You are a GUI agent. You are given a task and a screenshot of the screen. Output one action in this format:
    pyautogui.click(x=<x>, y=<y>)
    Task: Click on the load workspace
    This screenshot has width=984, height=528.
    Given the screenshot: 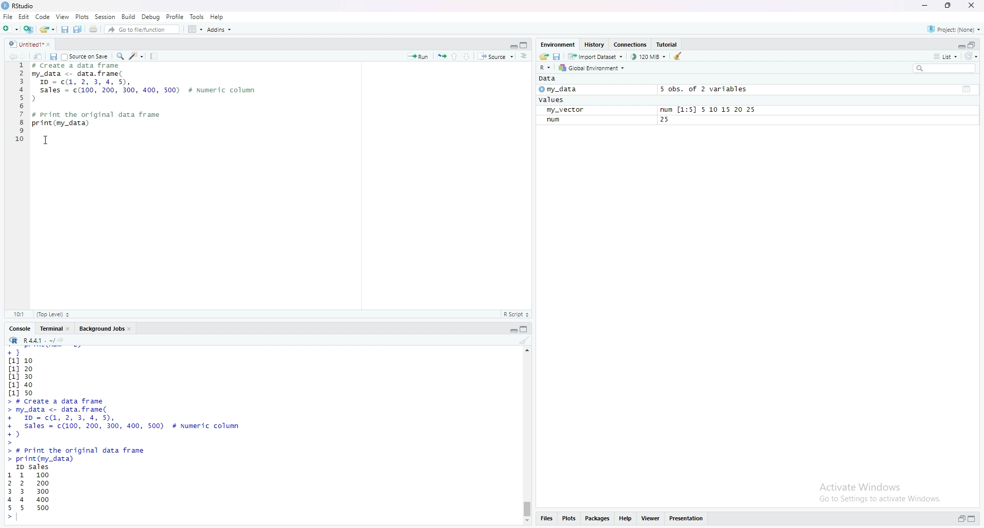 What is the action you would take?
    pyautogui.click(x=542, y=56)
    